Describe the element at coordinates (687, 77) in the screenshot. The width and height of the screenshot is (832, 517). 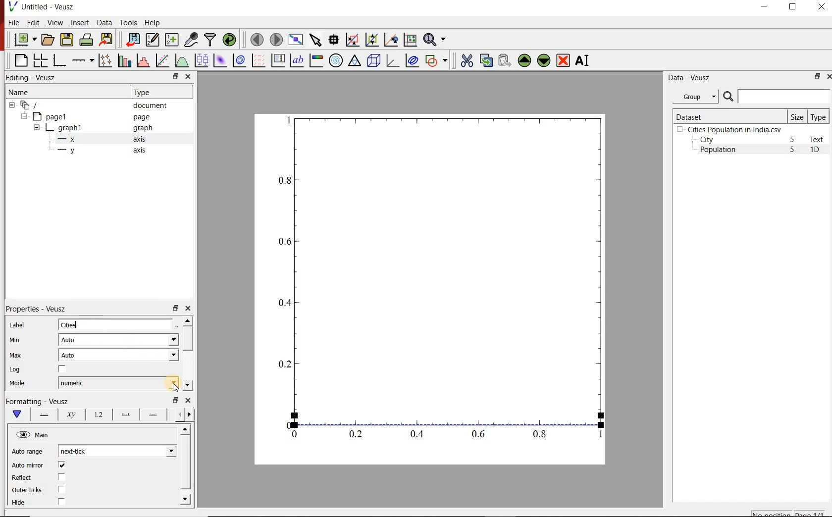
I see `Data - Veusz` at that location.